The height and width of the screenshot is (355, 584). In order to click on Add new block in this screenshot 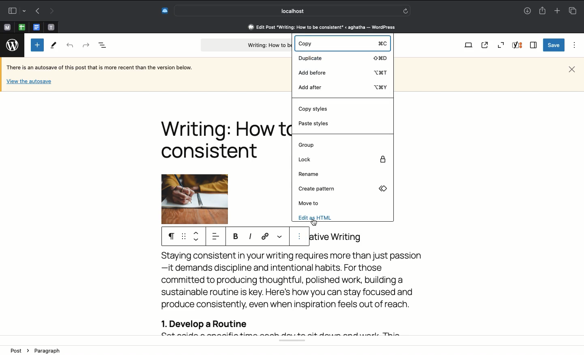, I will do `click(37, 45)`.